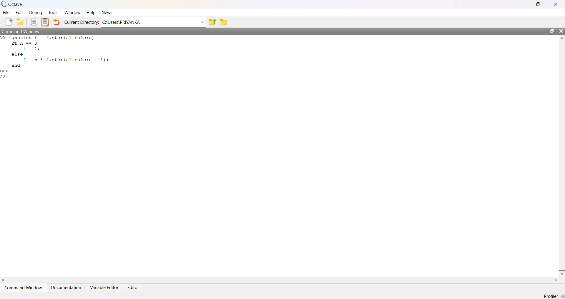 This screenshot has height=299, width=565. Describe the element at coordinates (21, 31) in the screenshot. I see `Command window` at that location.